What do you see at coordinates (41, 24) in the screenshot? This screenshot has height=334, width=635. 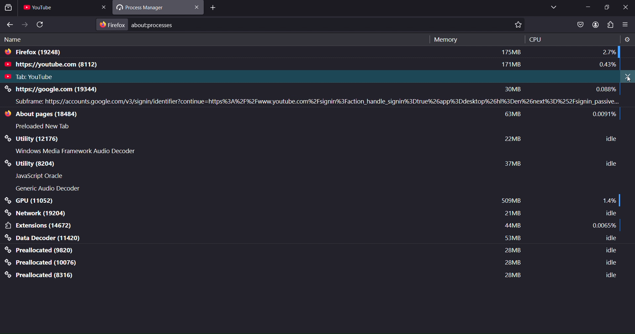 I see `reload` at bounding box center [41, 24].